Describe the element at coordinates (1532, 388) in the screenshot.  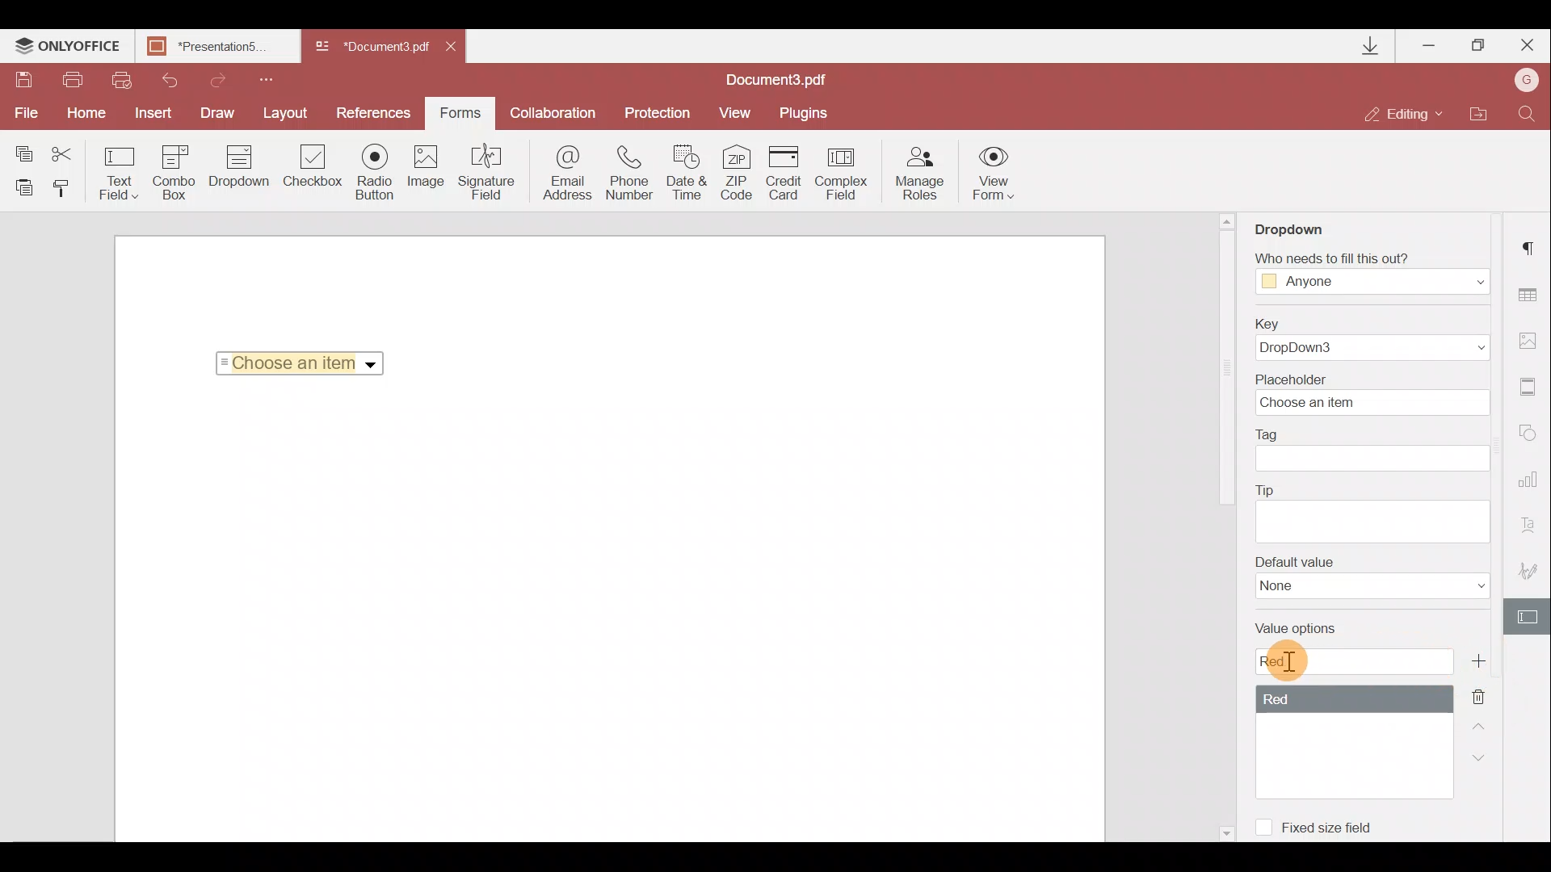
I see `Headers & footers settings` at that location.